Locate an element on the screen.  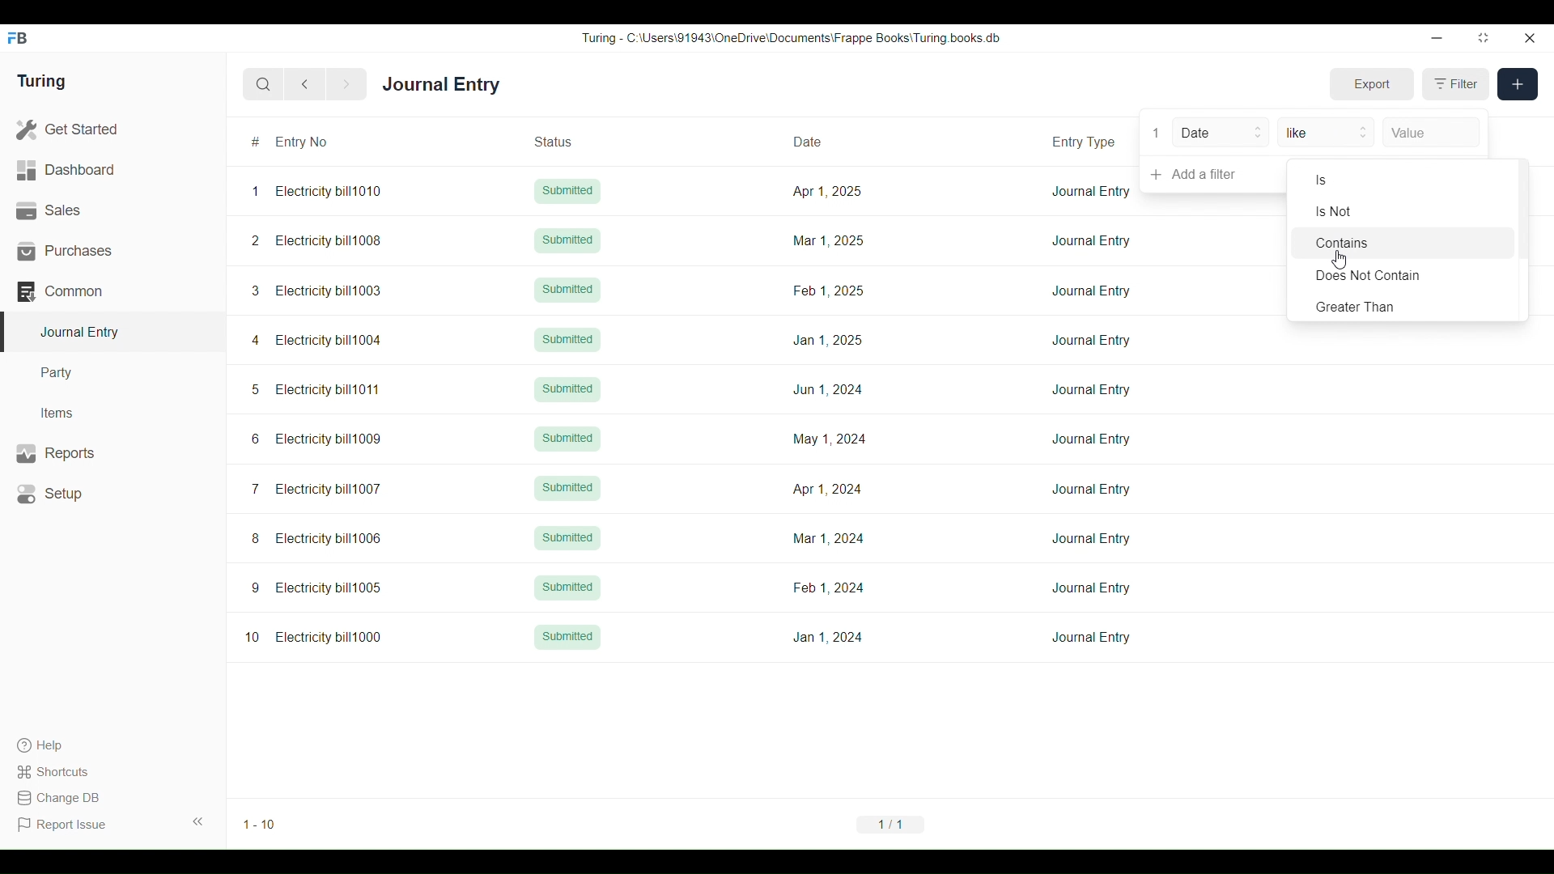
Journal Entry is located at coordinates (1091, 588).